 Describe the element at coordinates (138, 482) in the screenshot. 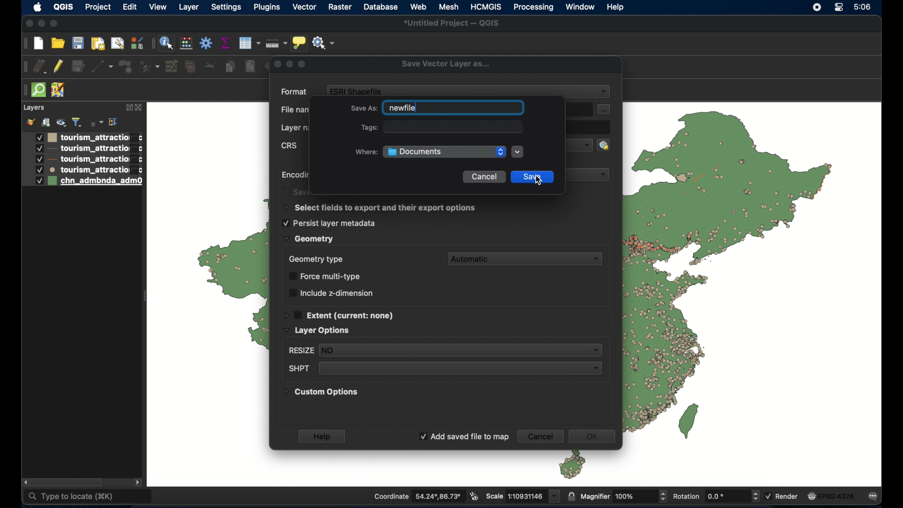

I see `scroll right arrow` at that location.